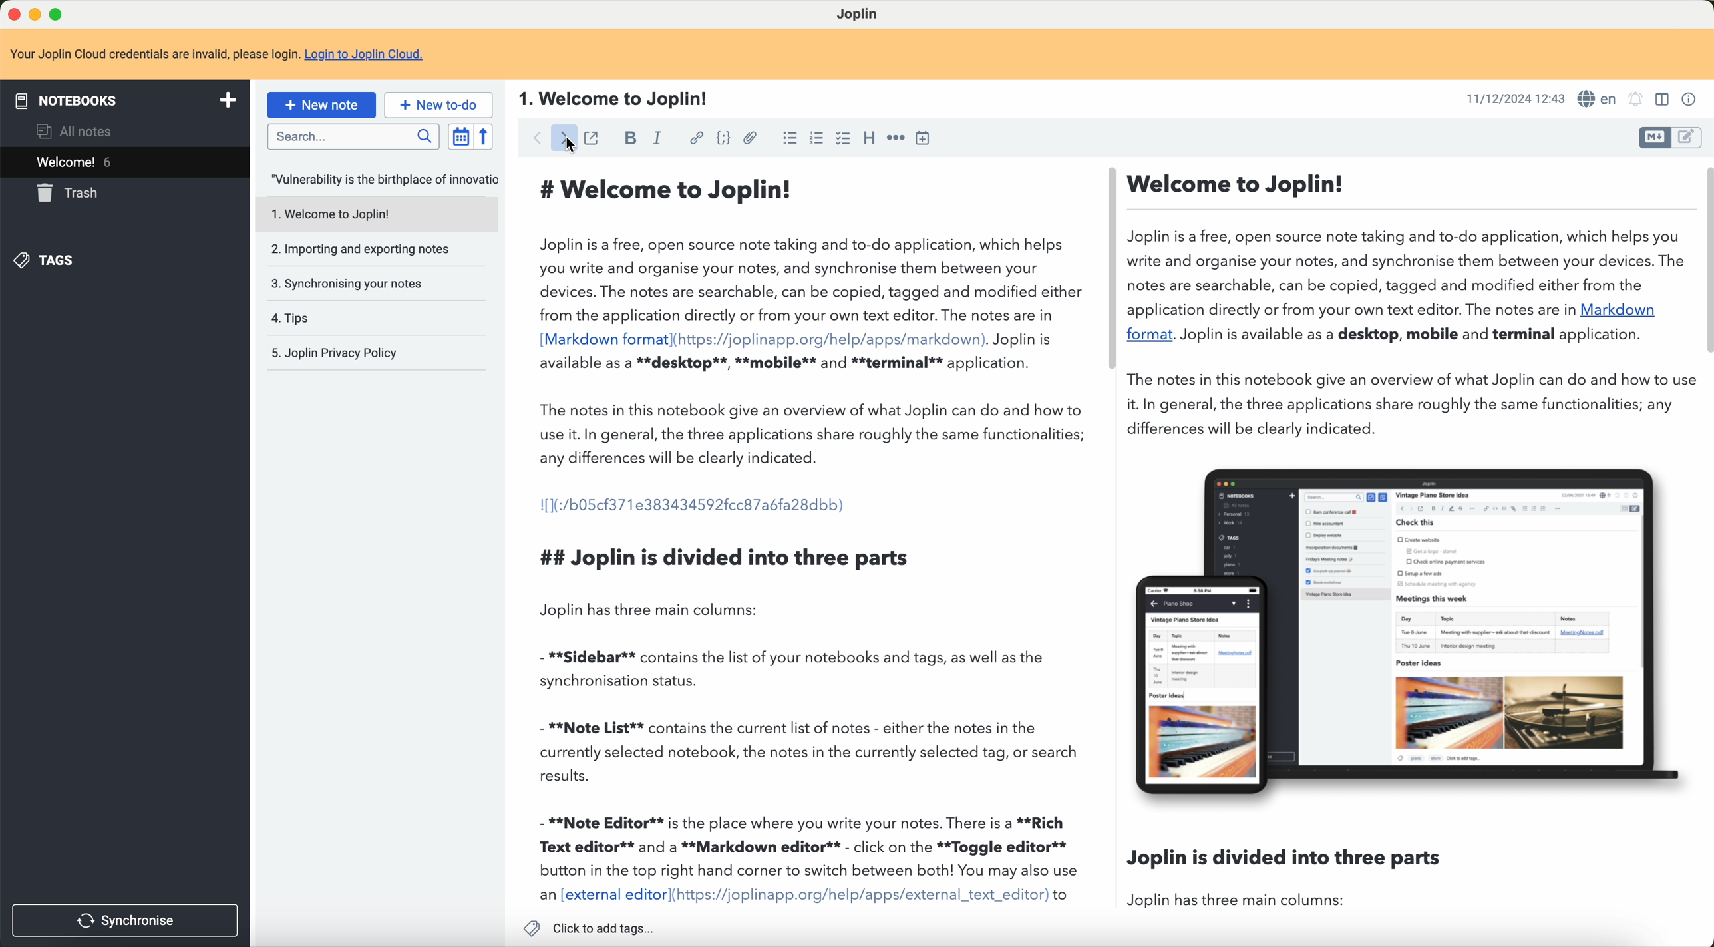 The height and width of the screenshot is (947, 1714). I want to click on application directly or from your own text editor. The notes are in, so click(1349, 313).